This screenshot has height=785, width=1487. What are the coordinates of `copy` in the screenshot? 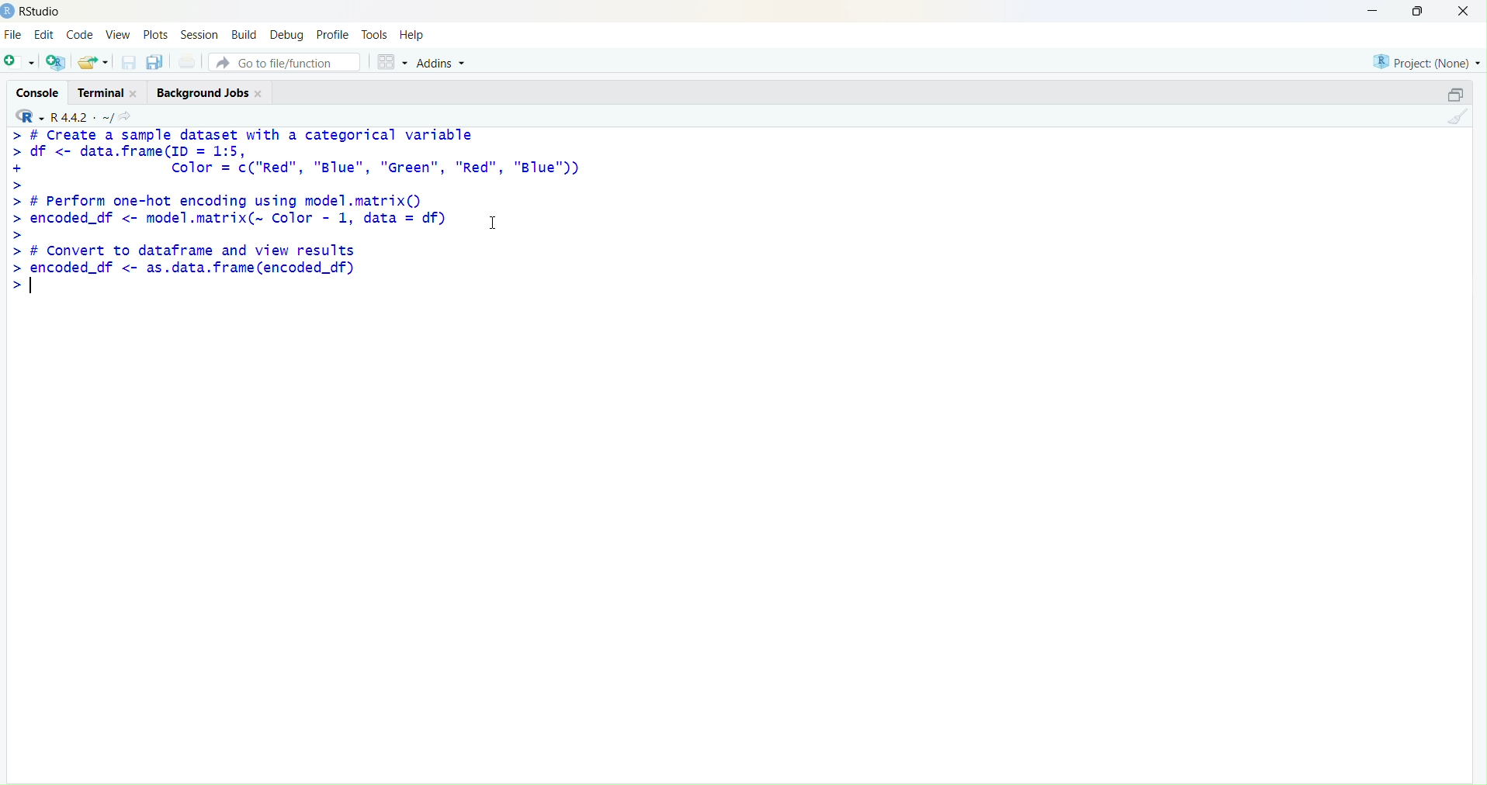 It's located at (155, 62).